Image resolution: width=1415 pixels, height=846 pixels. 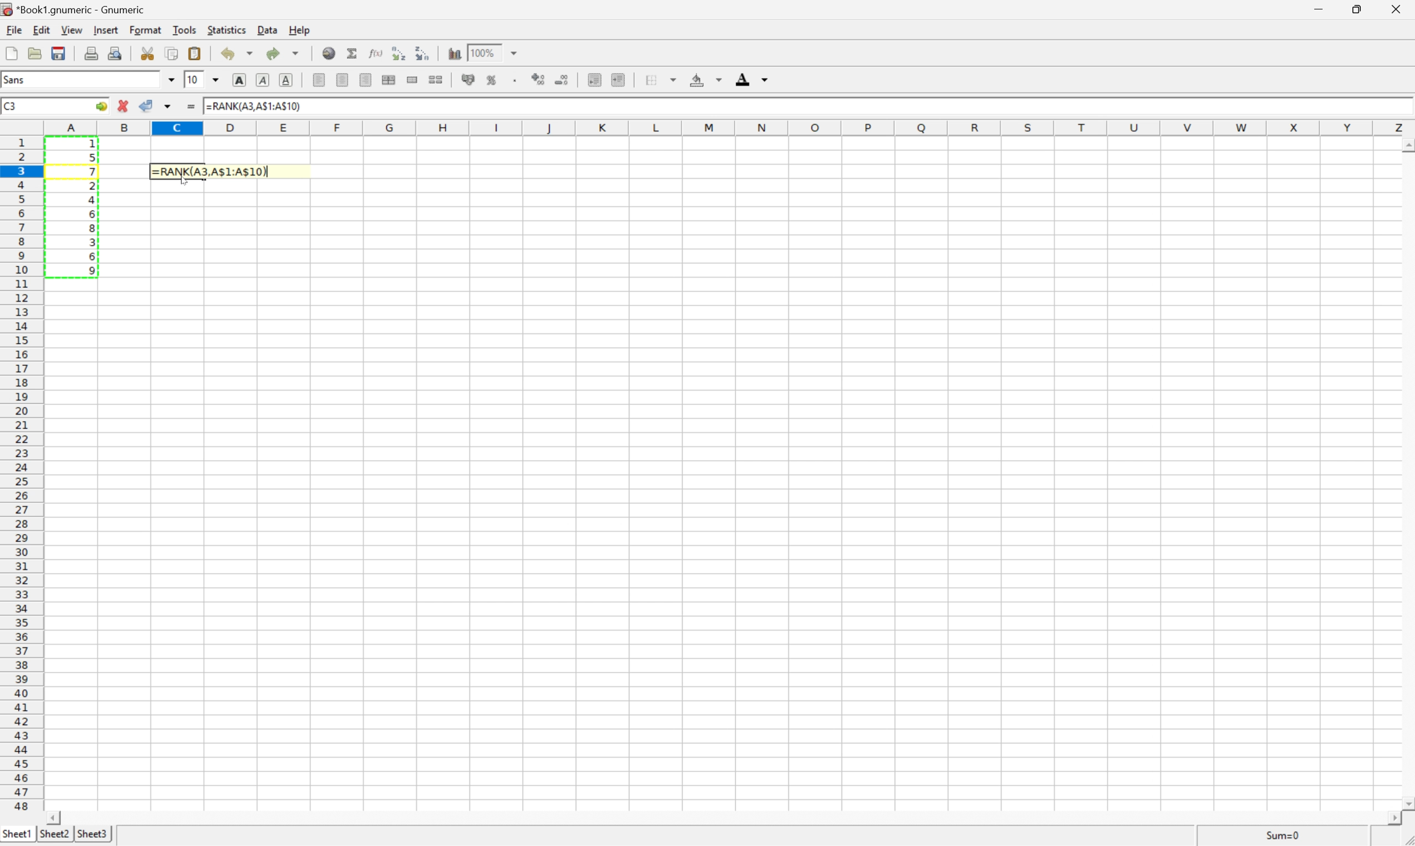 What do you see at coordinates (375, 52) in the screenshot?
I see `edit function in current cell` at bounding box center [375, 52].